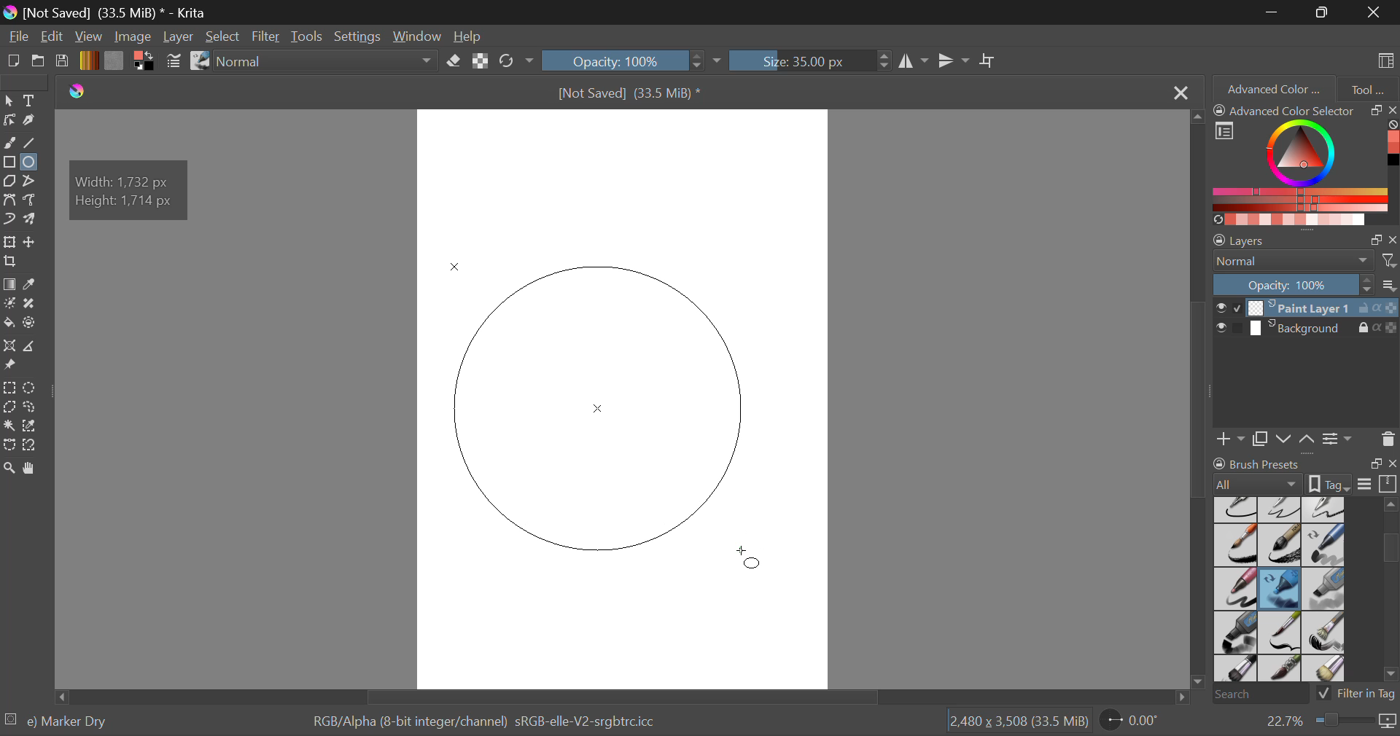 This screenshot has width=1400, height=736. I want to click on Background Layer, so click(1305, 331).